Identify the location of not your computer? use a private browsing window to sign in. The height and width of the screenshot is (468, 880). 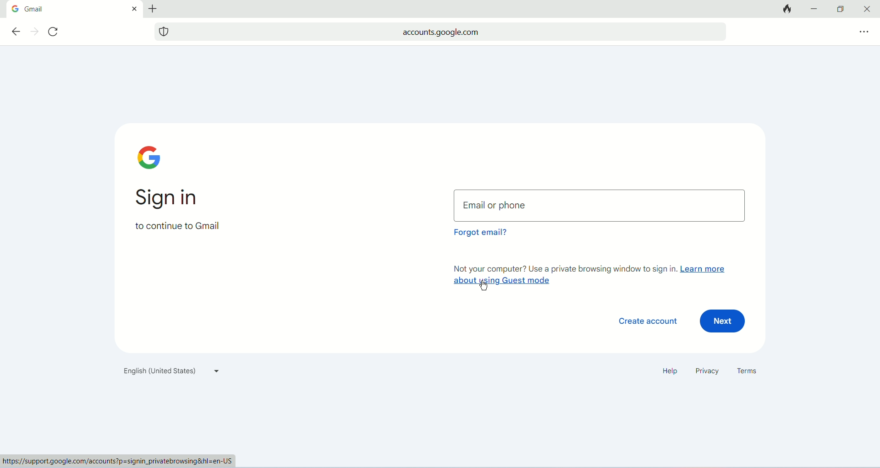
(563, 268).